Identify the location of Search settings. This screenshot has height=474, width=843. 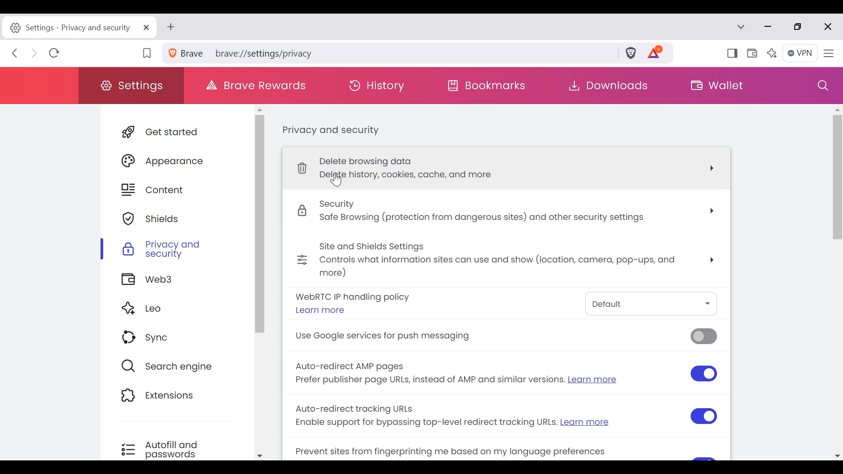
(822, 86).